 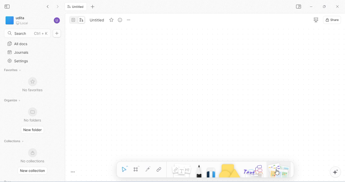 I want to click on curve, so click(x=149, y=169).